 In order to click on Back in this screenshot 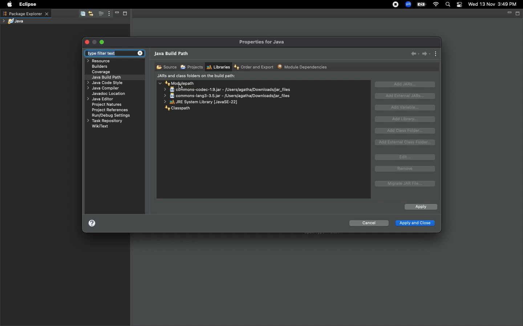, I will do `click(415, 53)`.